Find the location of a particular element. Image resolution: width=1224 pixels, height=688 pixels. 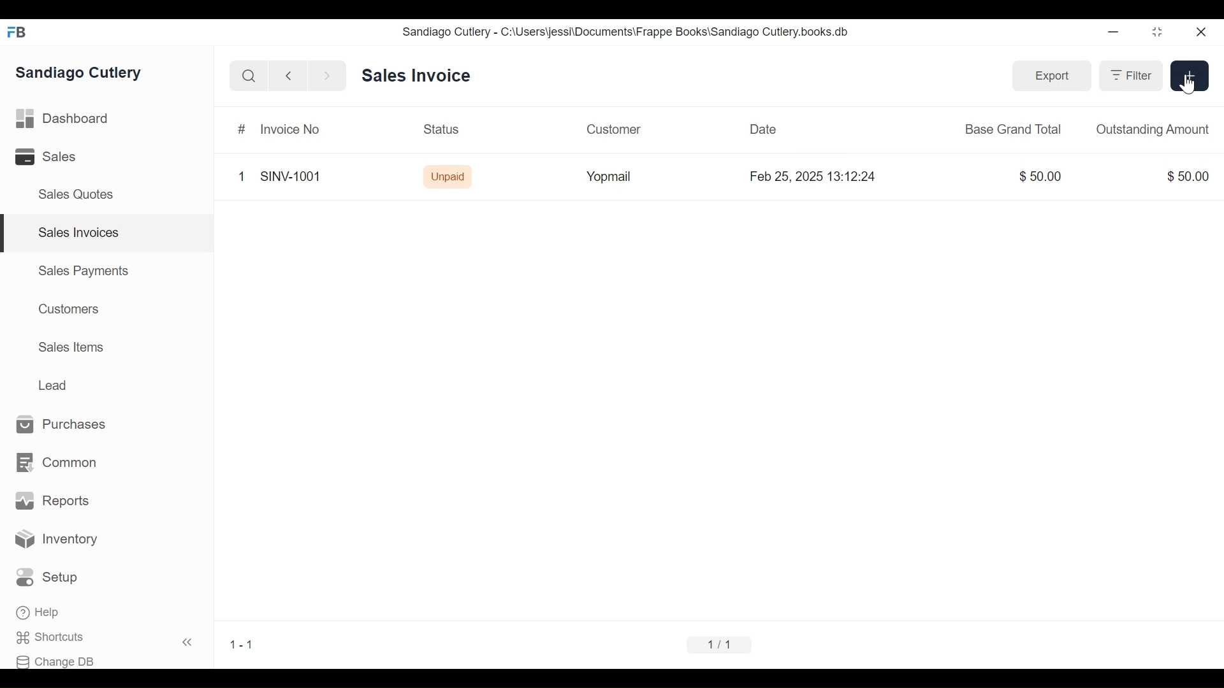

search is located at coordinates (249, 77).